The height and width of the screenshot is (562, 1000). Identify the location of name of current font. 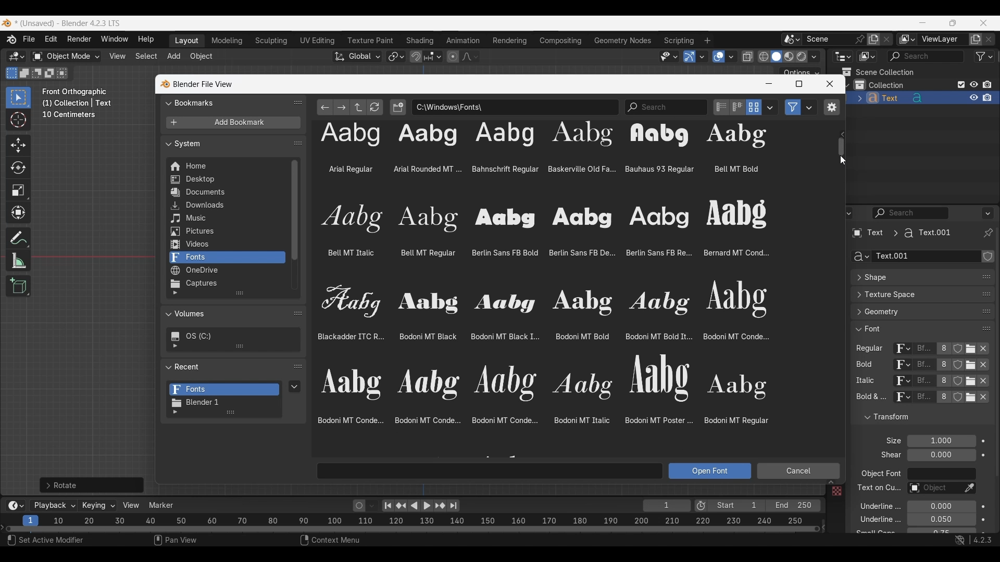
(923, 365).